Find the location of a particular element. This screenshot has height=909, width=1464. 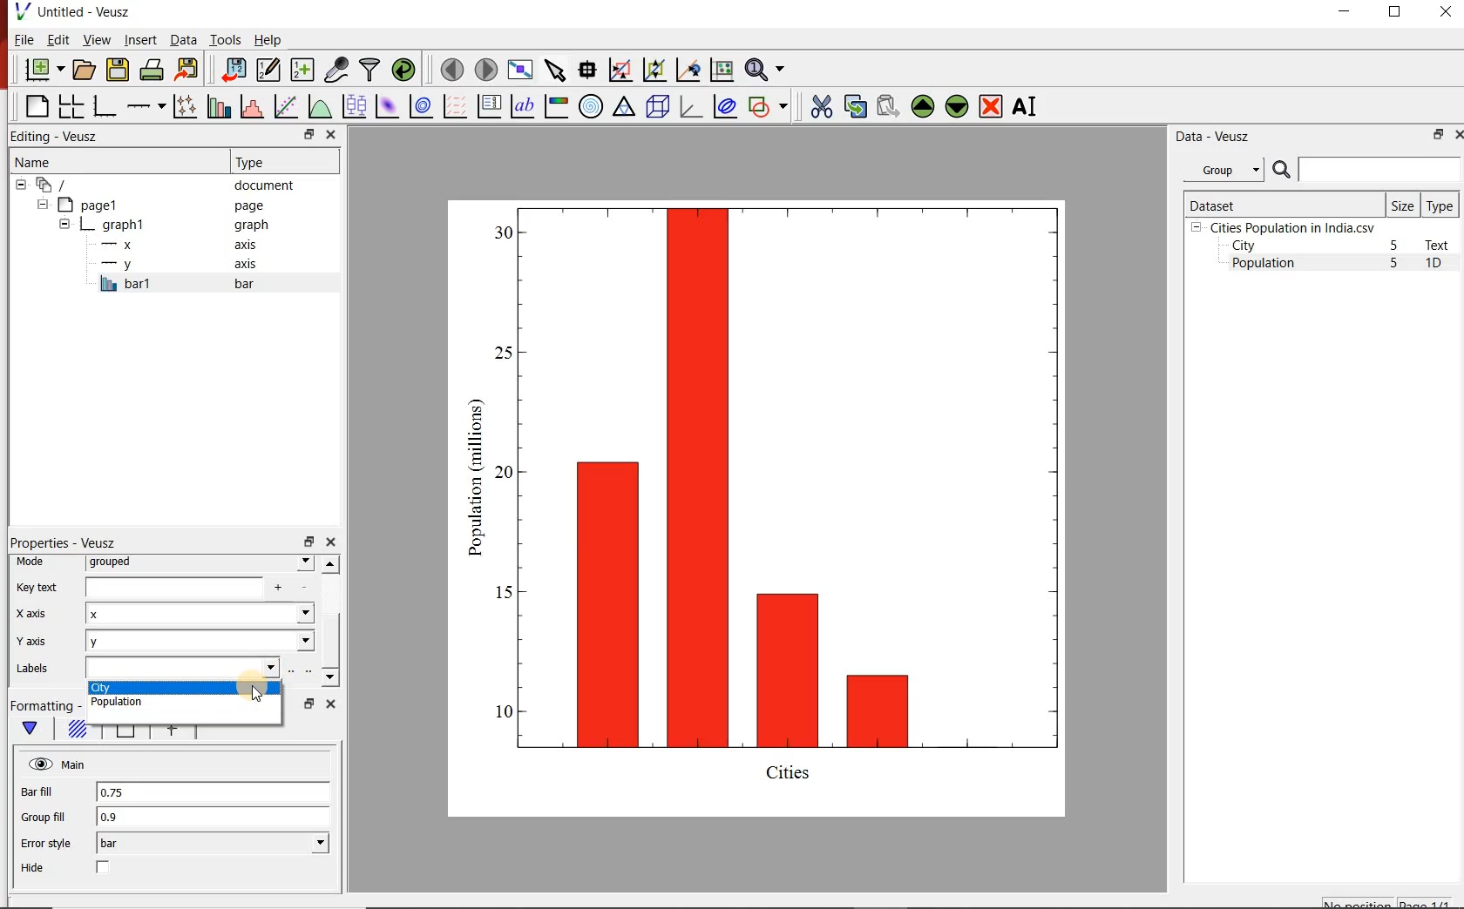

search dataset is located at coordinates (1367, 170).